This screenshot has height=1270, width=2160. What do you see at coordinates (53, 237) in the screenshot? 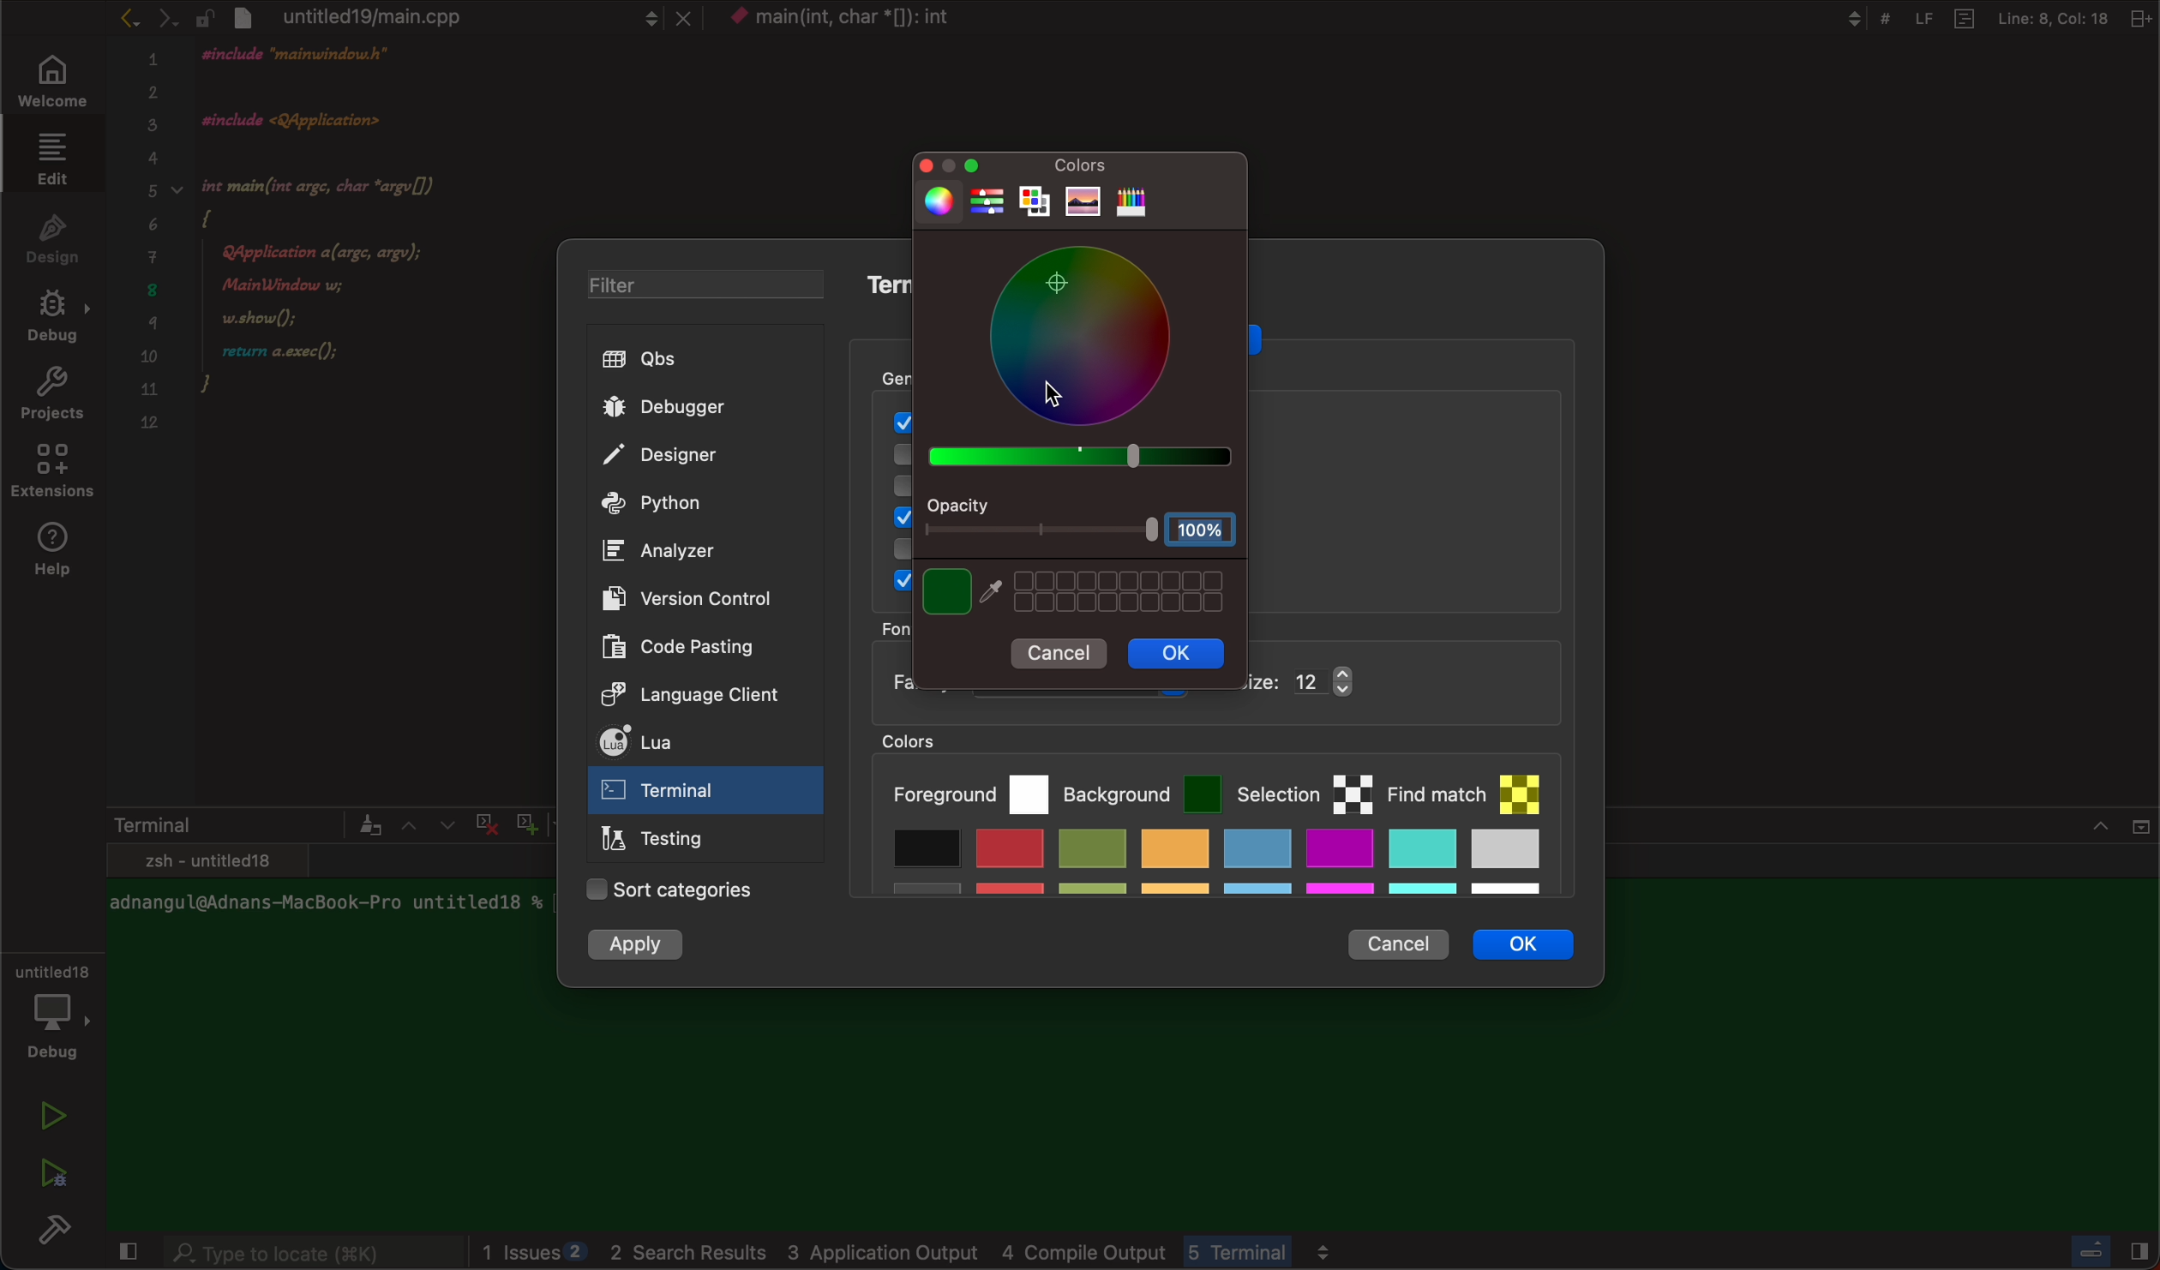
I see `design` at bounding box center [53, 237].